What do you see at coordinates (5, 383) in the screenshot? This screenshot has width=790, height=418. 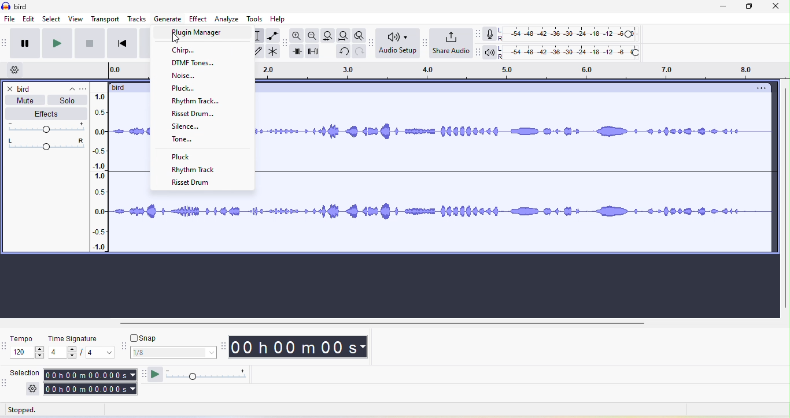 I see `audacity selection toolbar` at bounding box center [5, 383].